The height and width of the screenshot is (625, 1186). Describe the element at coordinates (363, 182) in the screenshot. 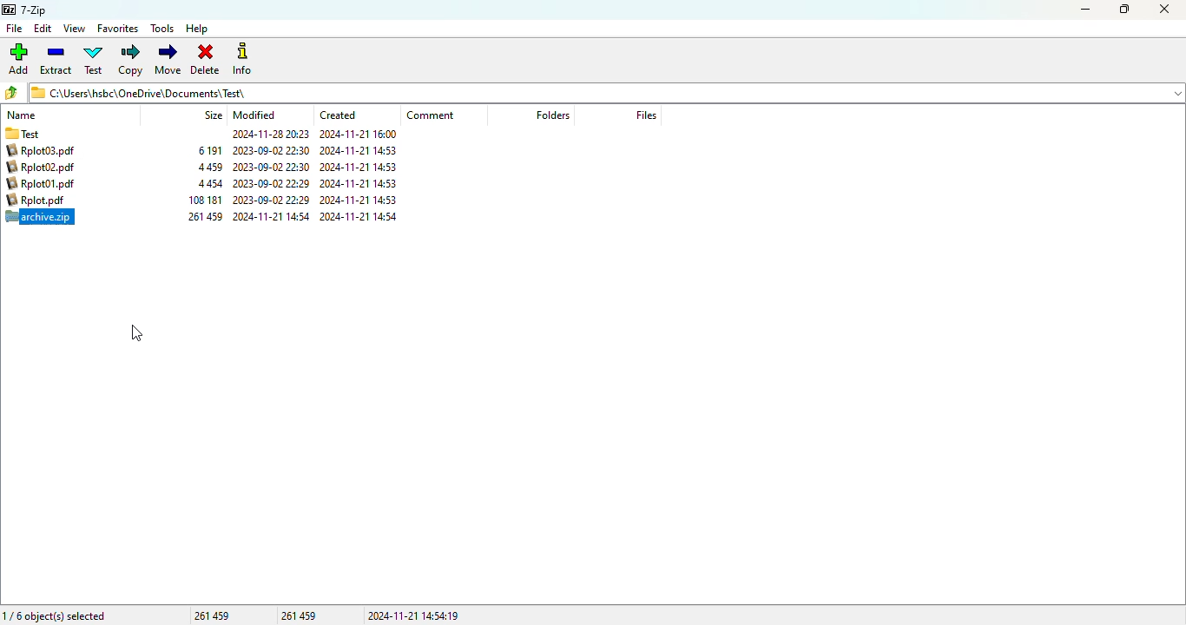

I see `2024-11-21 14:53` at that location.